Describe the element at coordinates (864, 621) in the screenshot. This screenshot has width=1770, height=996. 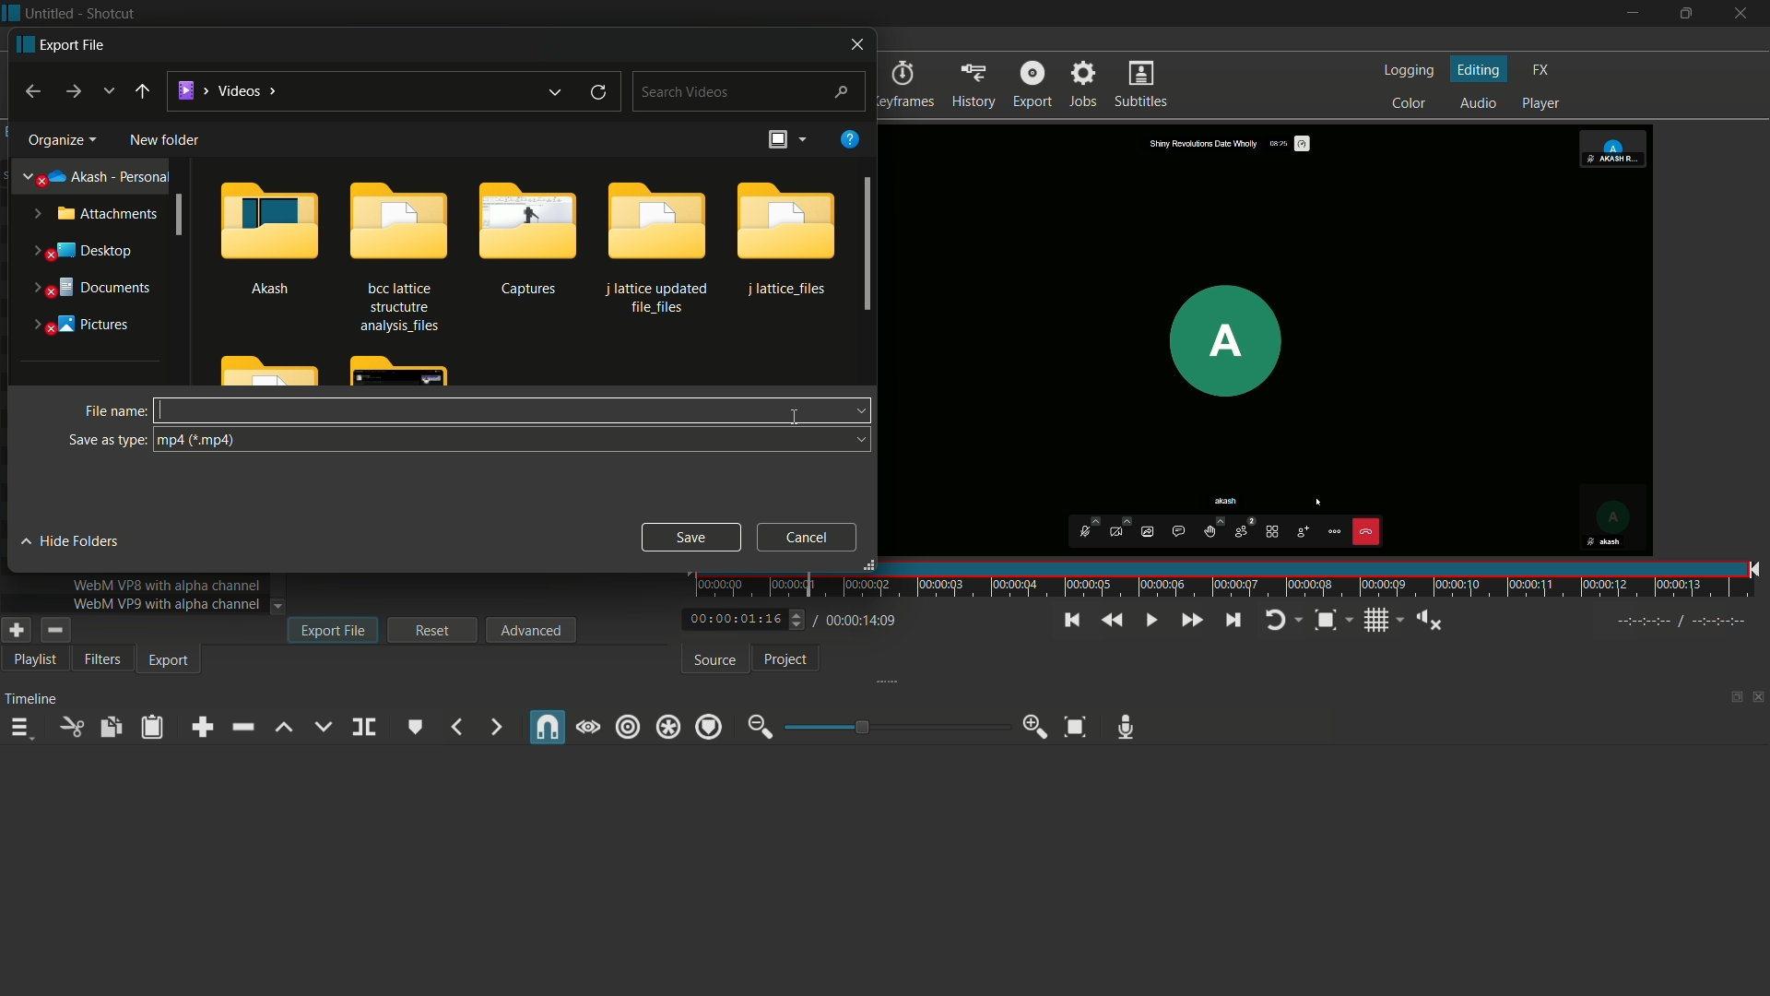
I see `total time` at that location.